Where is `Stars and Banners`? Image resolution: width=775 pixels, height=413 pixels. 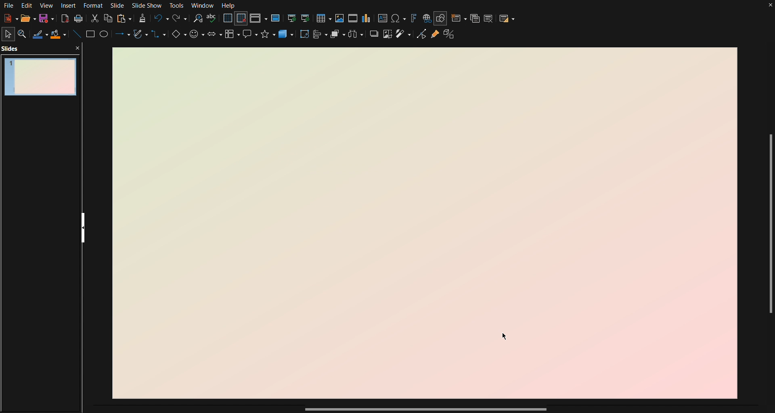
Stars and Banners is located at coordinates (268, 37).